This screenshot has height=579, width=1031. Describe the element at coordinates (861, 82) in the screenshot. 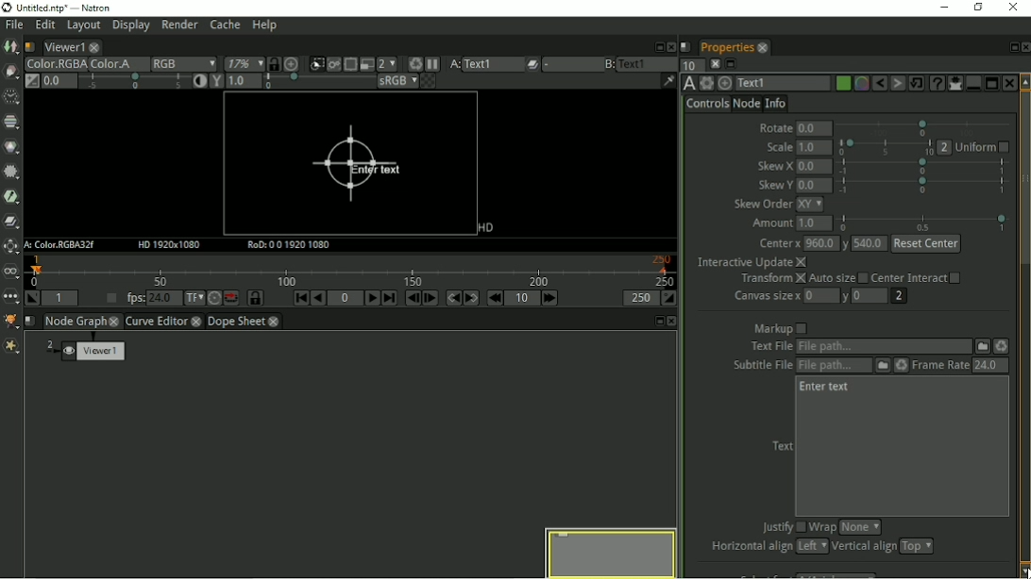

I see `Overlay color` at that location.